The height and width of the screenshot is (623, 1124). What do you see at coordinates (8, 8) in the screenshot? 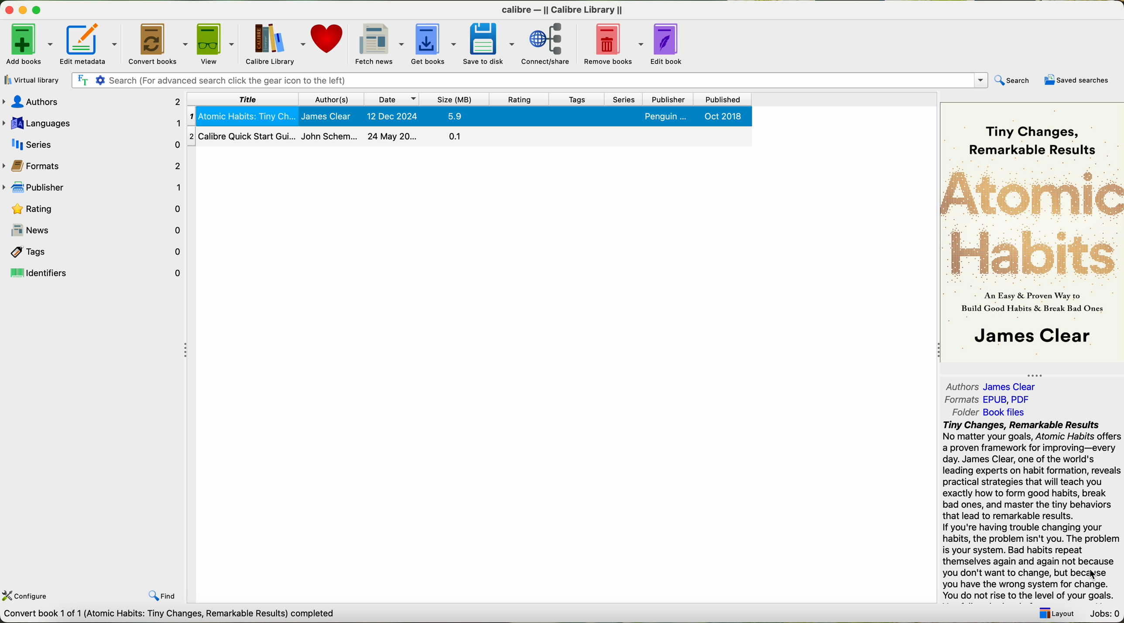
I see `close program` at bounding box center [8, 8].